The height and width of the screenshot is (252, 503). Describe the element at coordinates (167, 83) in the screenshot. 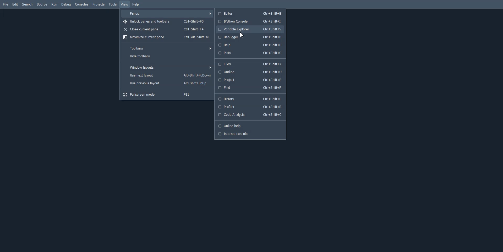

I see `Use previous layout` at that location.